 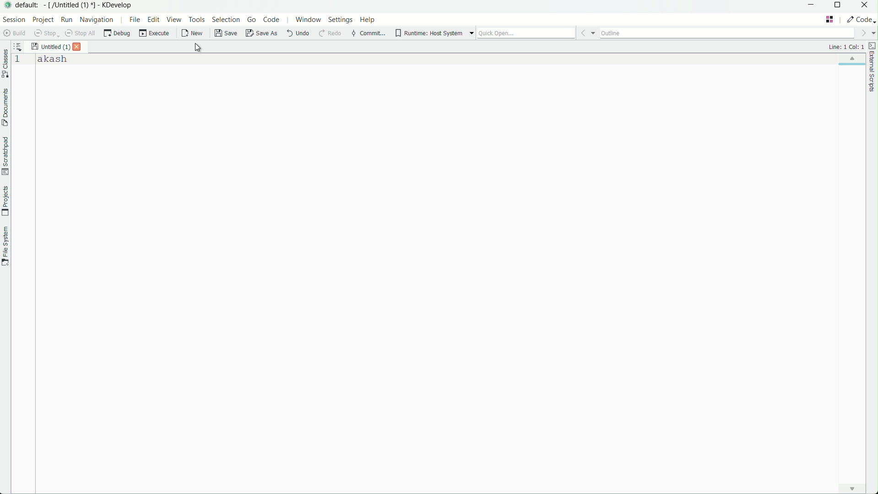 I want to click on font enlarged, so click(x=53, y=59).